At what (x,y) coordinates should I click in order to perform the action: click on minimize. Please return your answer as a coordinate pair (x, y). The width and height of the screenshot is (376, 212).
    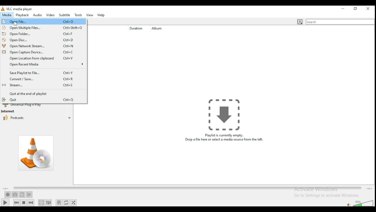
    Looking at the image, I should click on (342, 9).